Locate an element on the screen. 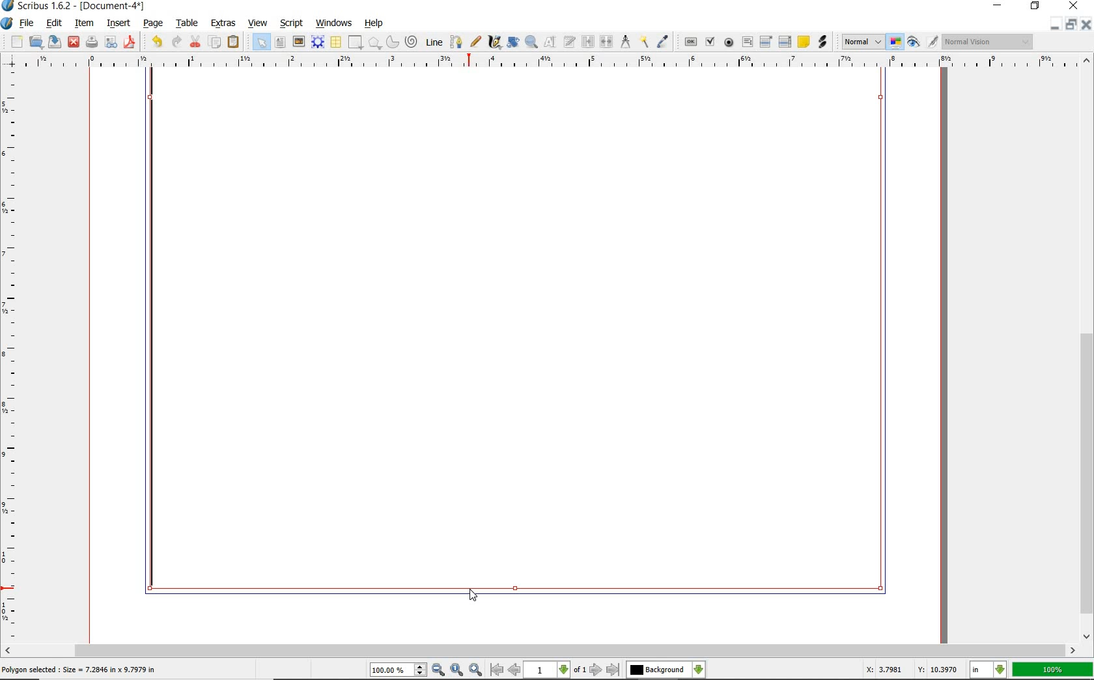  zoom out is located at coordinates (439, 670).